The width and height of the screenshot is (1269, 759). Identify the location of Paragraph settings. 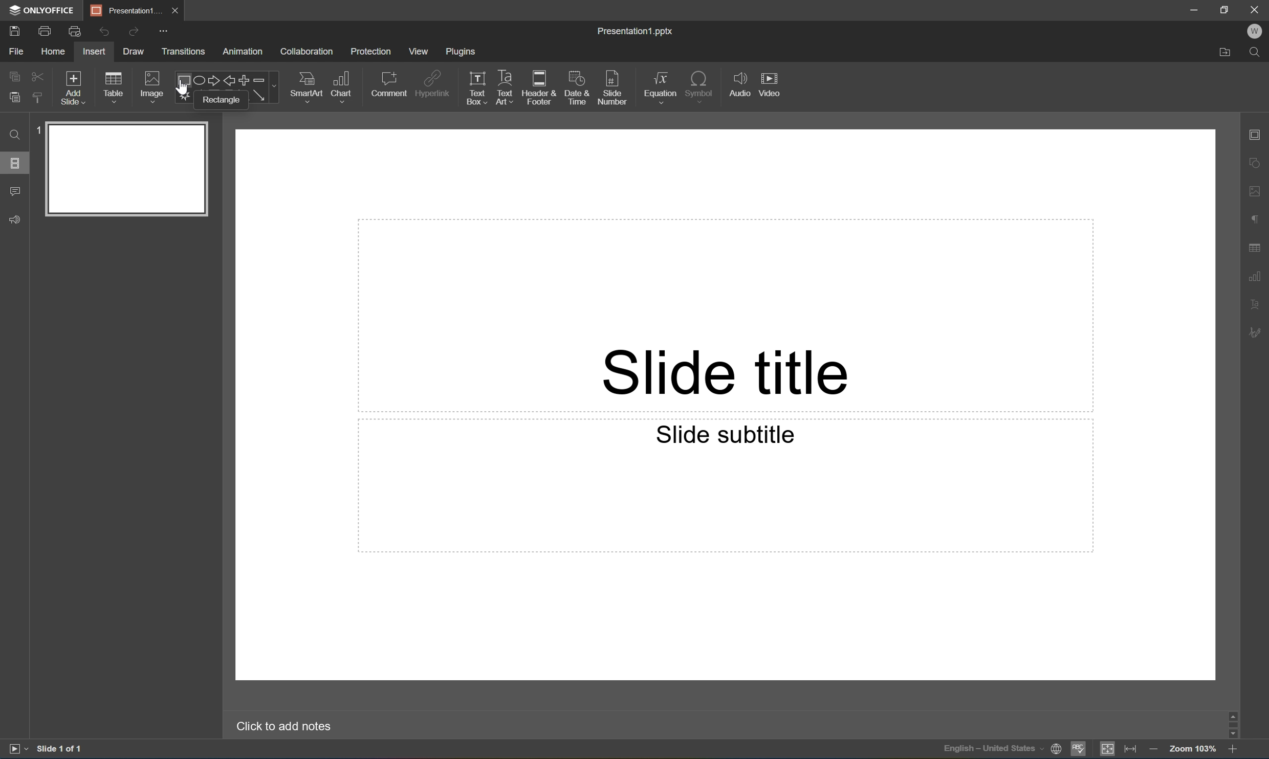
(1257, 220).